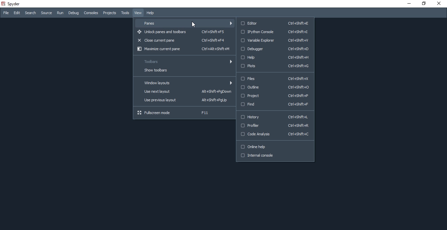  Describe the element at coordinates (109, 13) in the screenshot. I see `Projects` at that location.